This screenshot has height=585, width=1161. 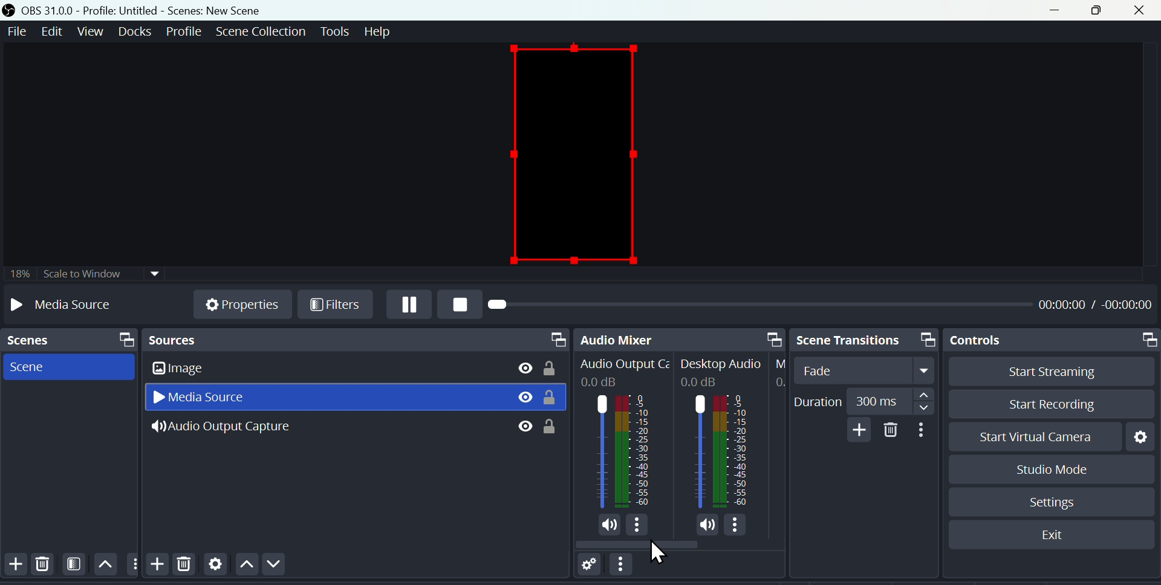 I want to click on Profile, so click(x=181, y=31).